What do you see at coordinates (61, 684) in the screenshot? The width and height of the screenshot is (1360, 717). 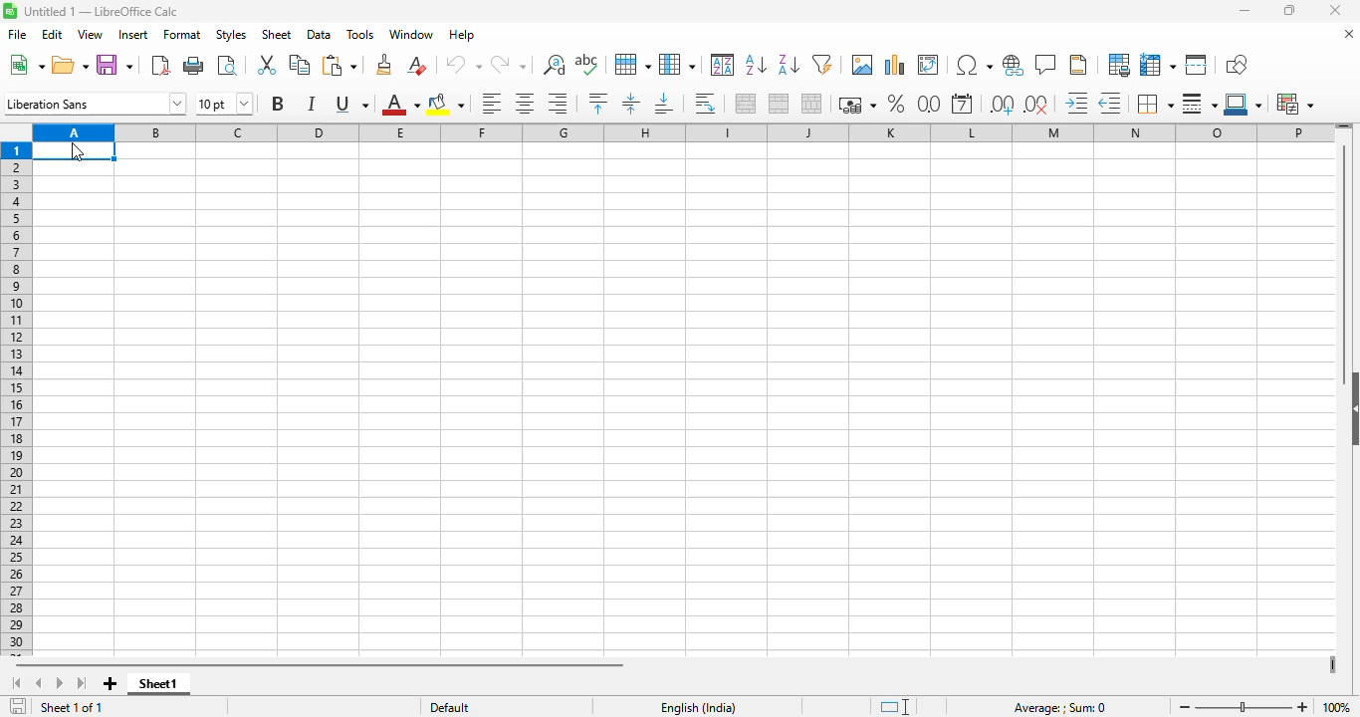 I see `scroll to next page` at bounding box center [61, 684].